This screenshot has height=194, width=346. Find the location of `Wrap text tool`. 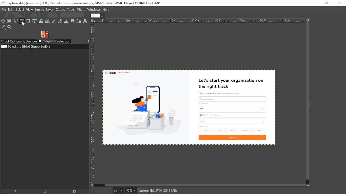

Wrap text tool is located at coordinates (41, 21).